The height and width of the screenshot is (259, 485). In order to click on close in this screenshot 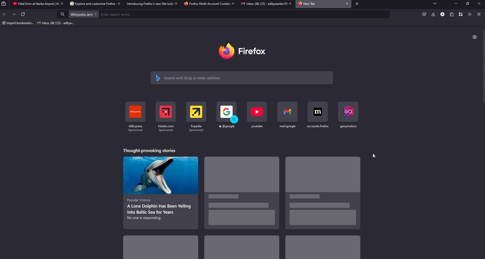, I will do `click(61, 4)`.